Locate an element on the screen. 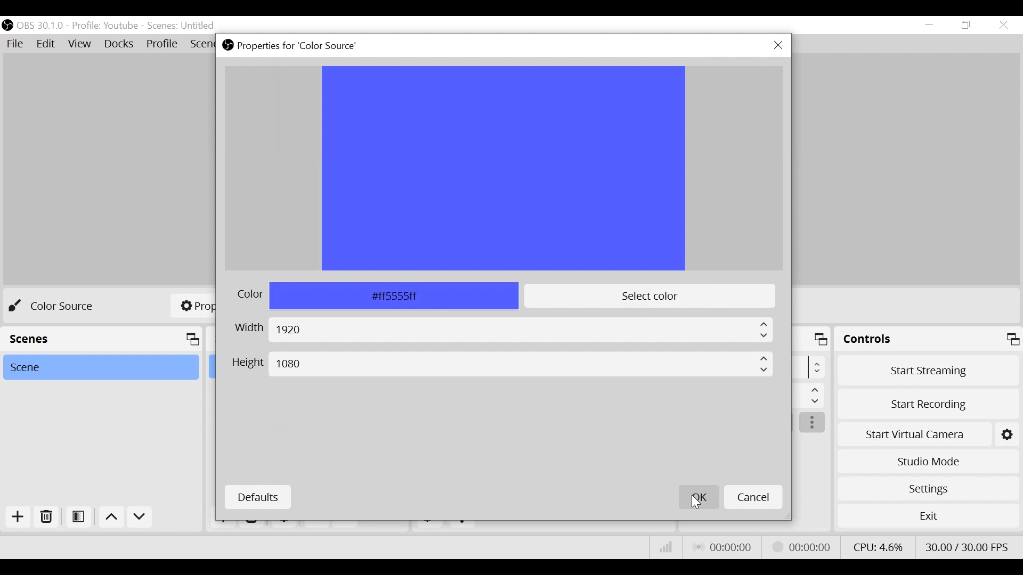 The height and width of the screenshot is (575, 1023). OBS Desktop Icon is located at coordinates (6, 26).